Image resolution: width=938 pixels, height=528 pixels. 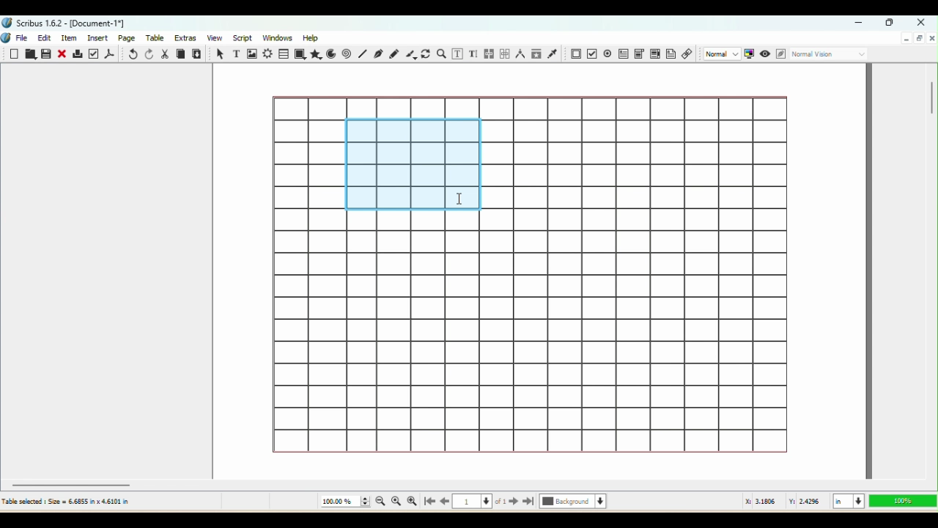 I want to click on Zoom out, so click(x=378, y=503).